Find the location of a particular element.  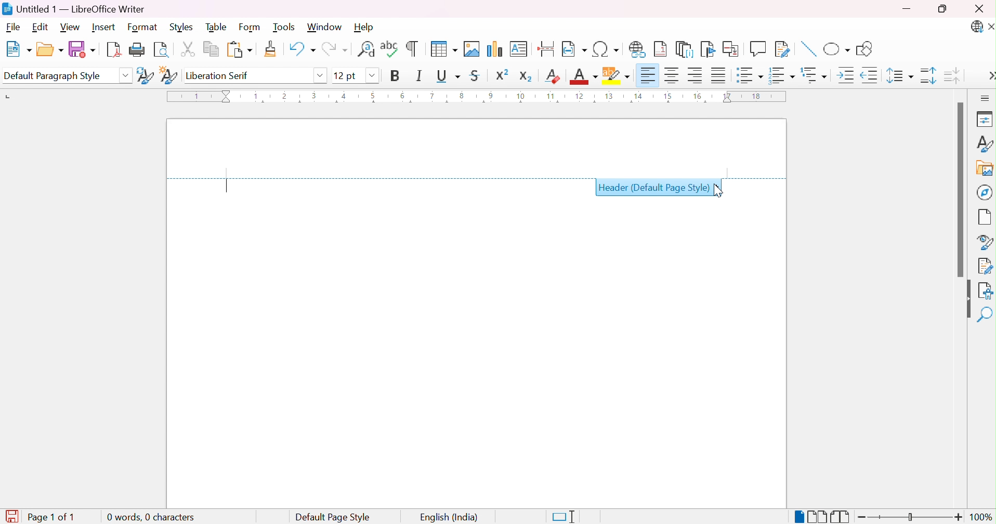

Insert field is located at coordinates (574, 48).